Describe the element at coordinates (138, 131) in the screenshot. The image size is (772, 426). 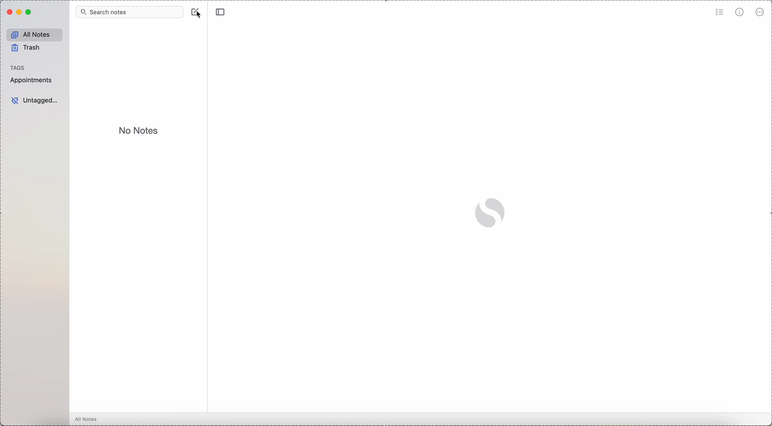
I see `no notes` at that location.